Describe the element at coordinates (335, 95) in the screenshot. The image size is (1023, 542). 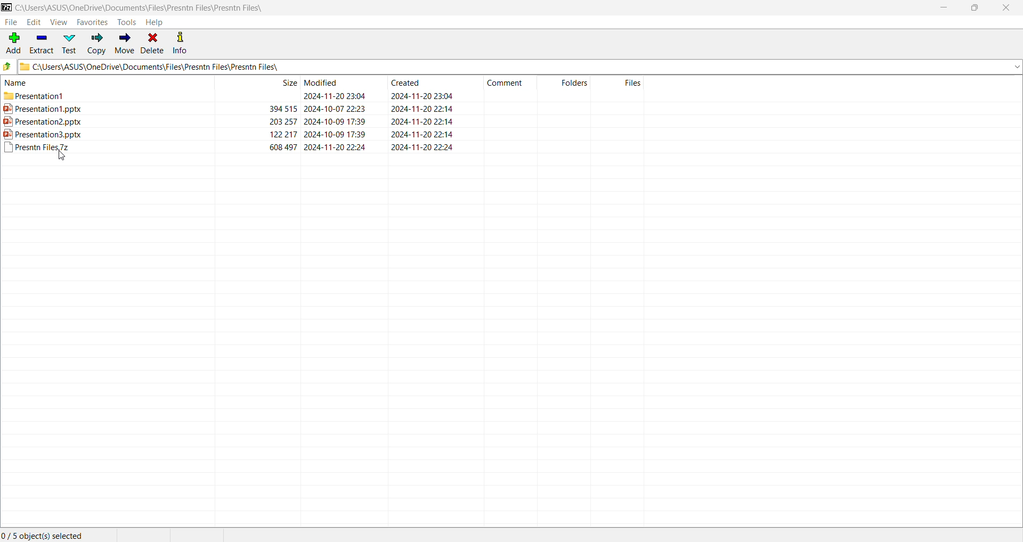
I see `2024-11-20 23:04` at that location.